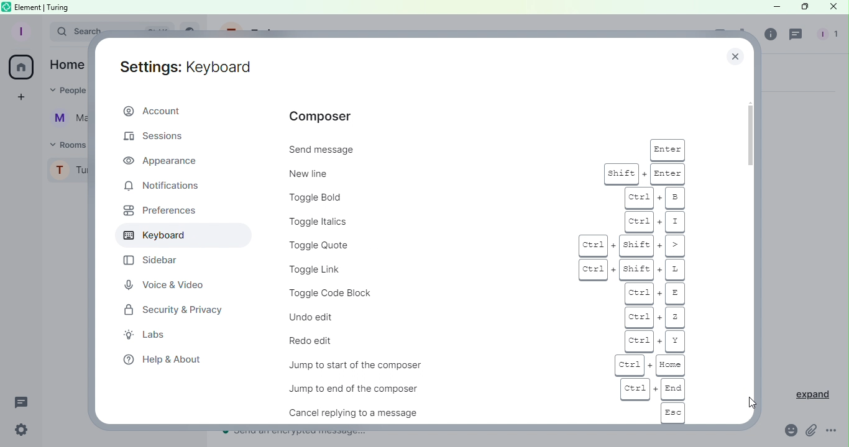 Image resolution: width=849 pixels, height=447 pixels. What do you see at coordinates (185, 110) in the screenshot?
I see `Account` at bounding box center [185, 110].